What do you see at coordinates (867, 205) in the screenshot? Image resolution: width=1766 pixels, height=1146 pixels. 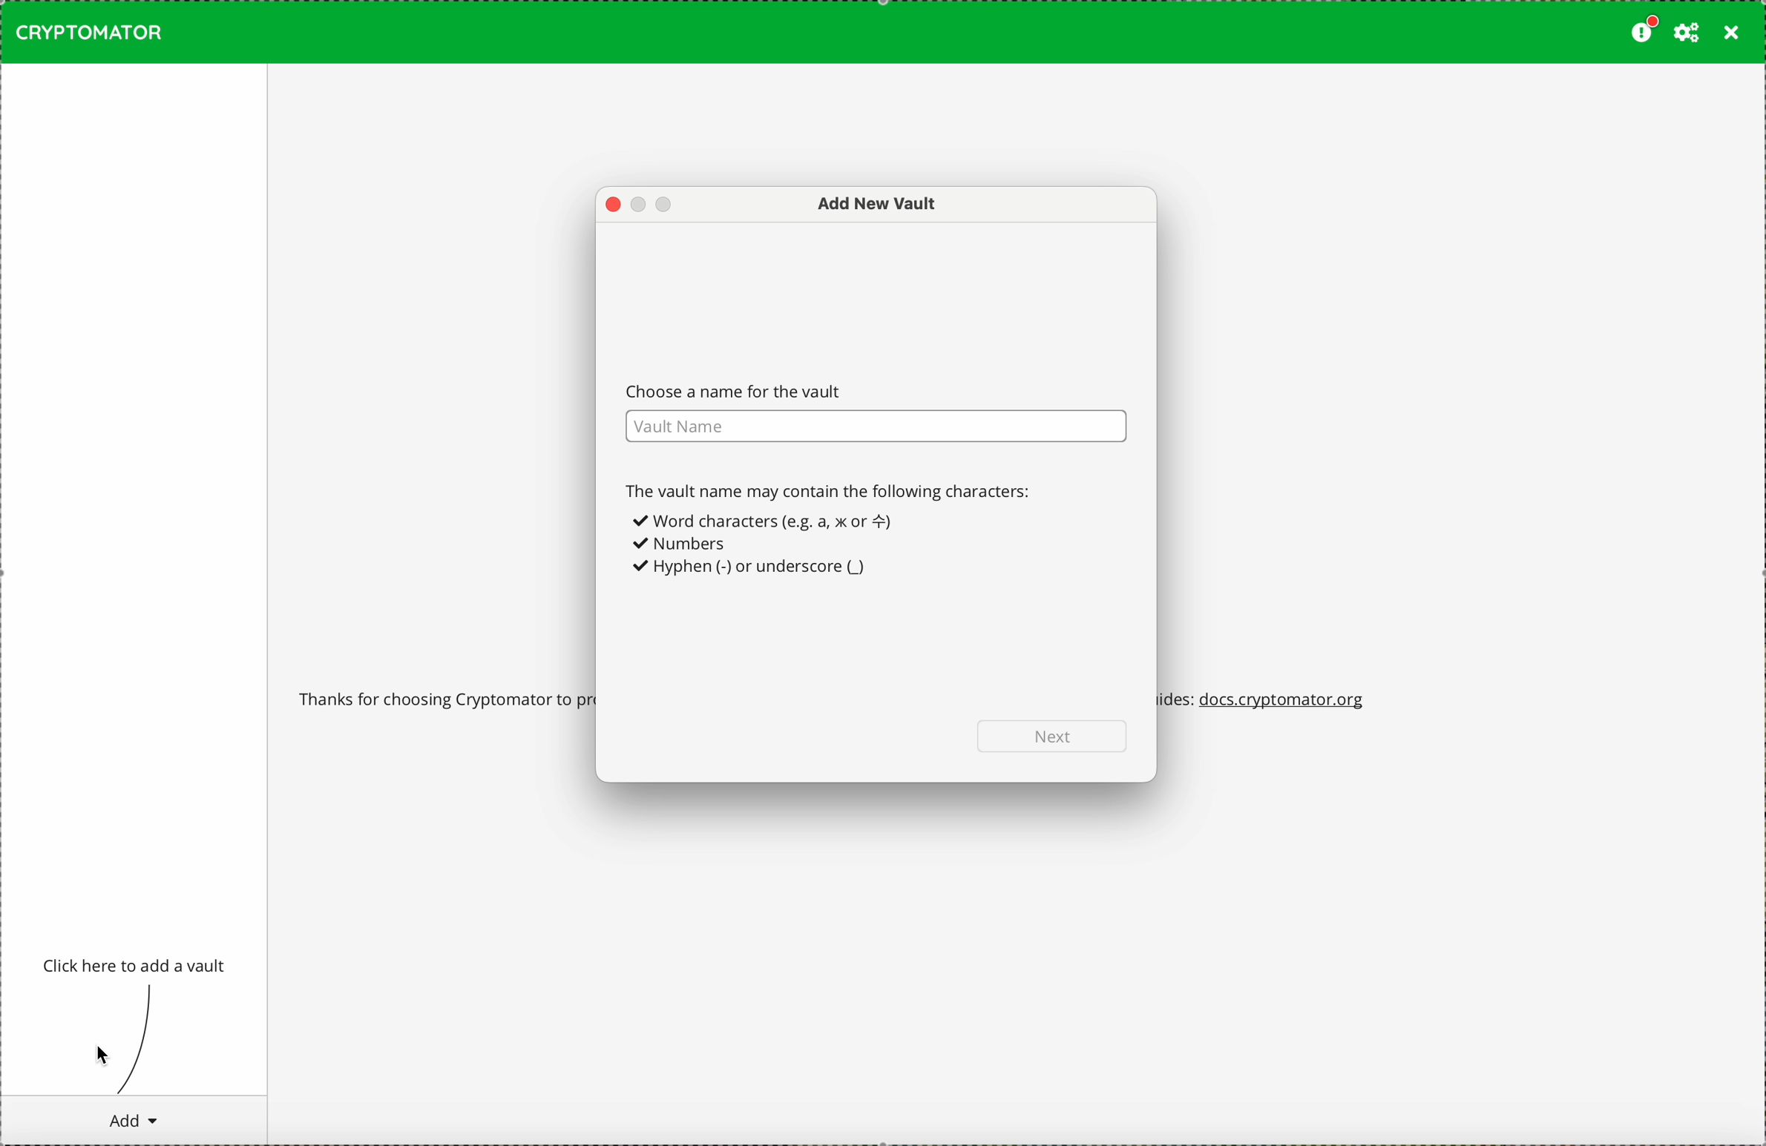 I see `add new vault window` at bounding box center [867, 205].